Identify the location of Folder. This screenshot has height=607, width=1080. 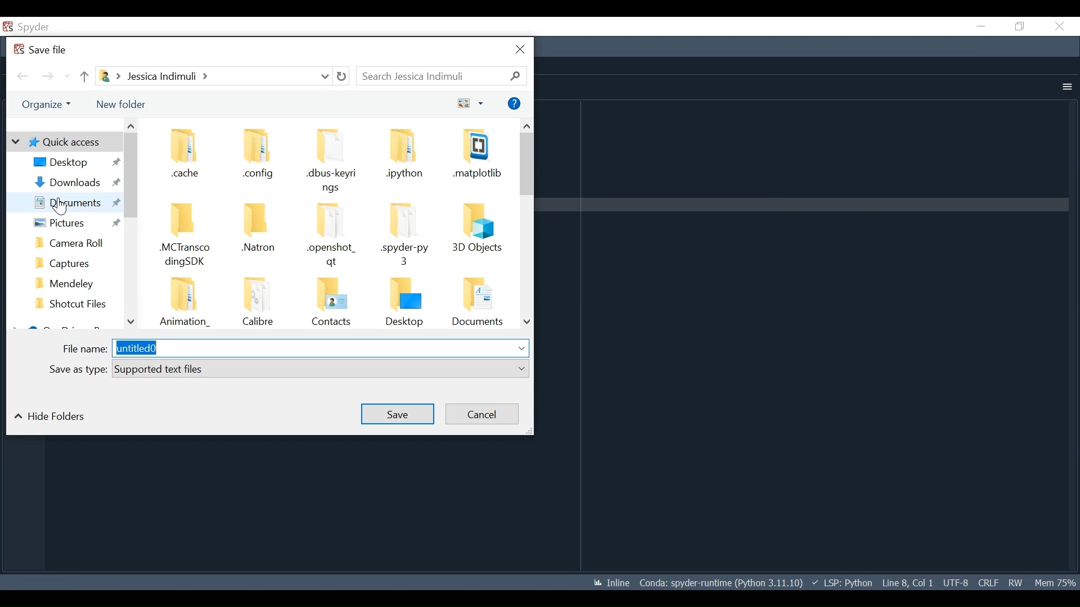
(406, 237).